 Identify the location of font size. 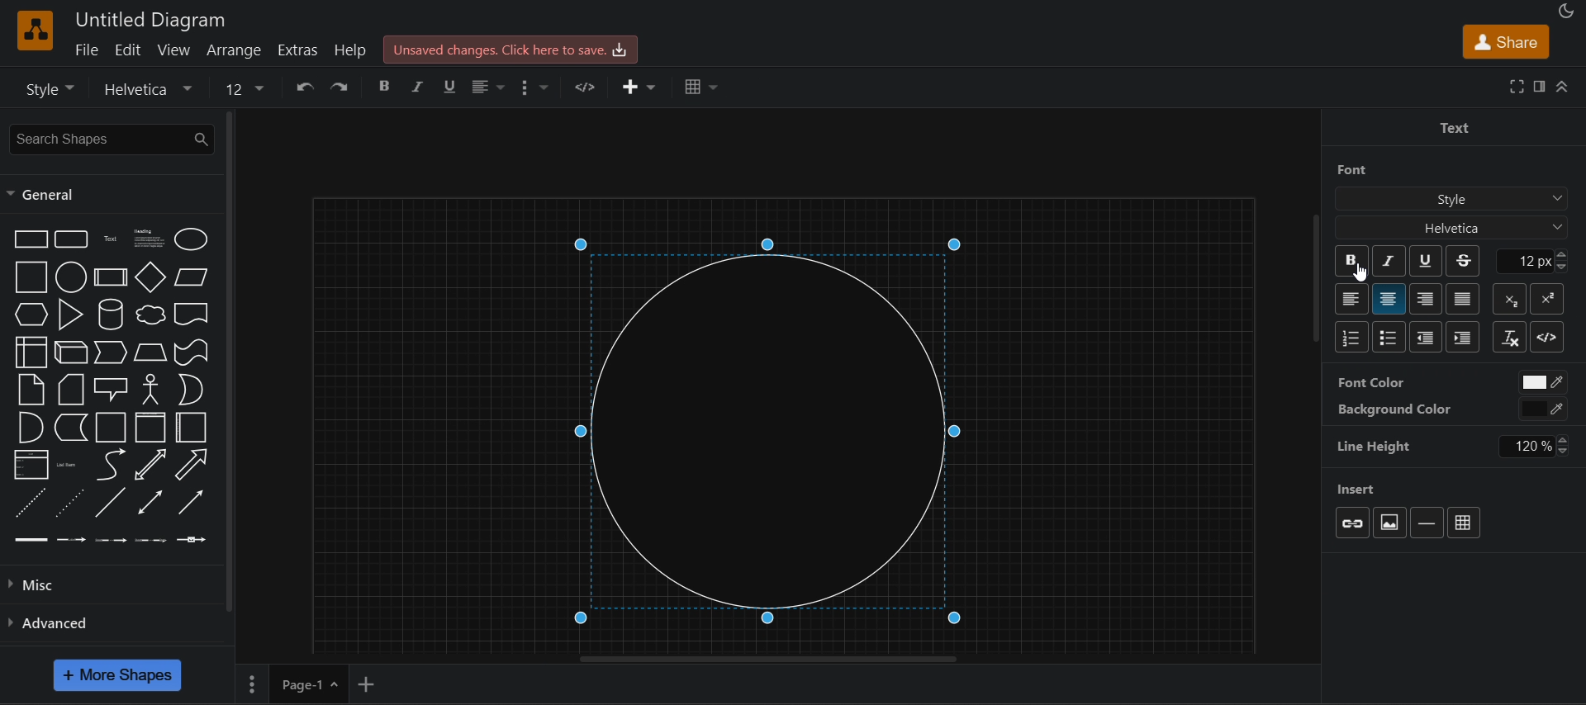
(241, 90).